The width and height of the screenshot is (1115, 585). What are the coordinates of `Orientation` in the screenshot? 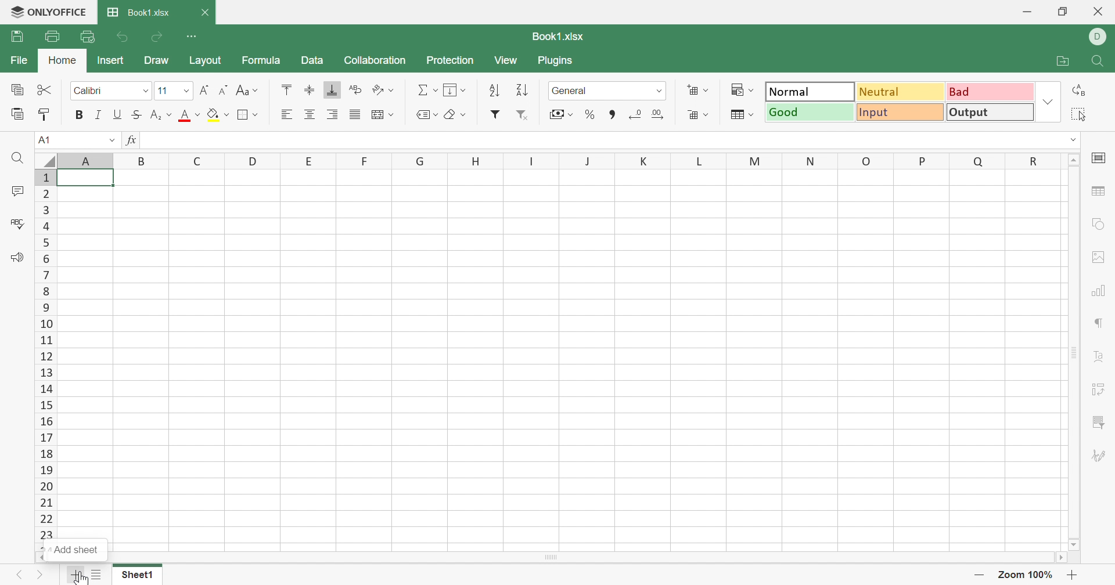 It's located at (377, 88).